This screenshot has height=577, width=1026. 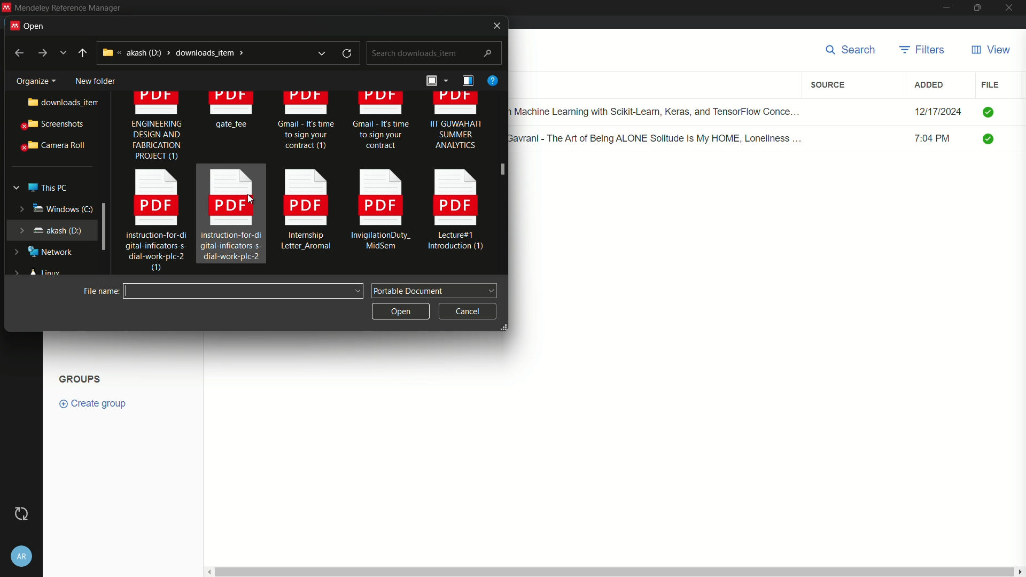 What do you see at coordinates (923, 50) in the screenshot?
I see `filters` at bounding box center [923, 50].